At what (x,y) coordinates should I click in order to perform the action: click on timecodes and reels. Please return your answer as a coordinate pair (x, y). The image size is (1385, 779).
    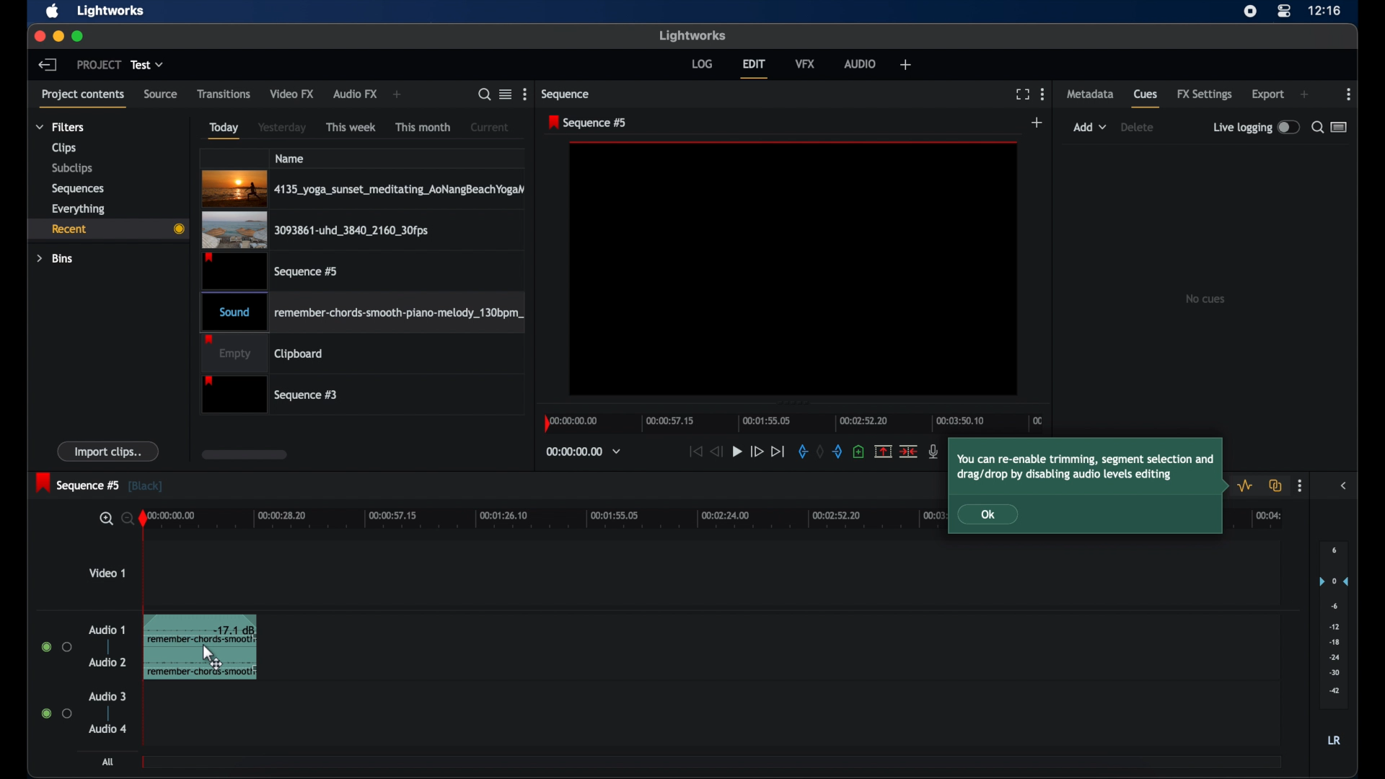
    Looking at the image, I should click on (583, 452).